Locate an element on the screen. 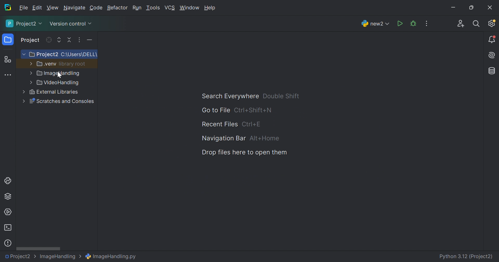  .venv is located at coordinates (47, 64).